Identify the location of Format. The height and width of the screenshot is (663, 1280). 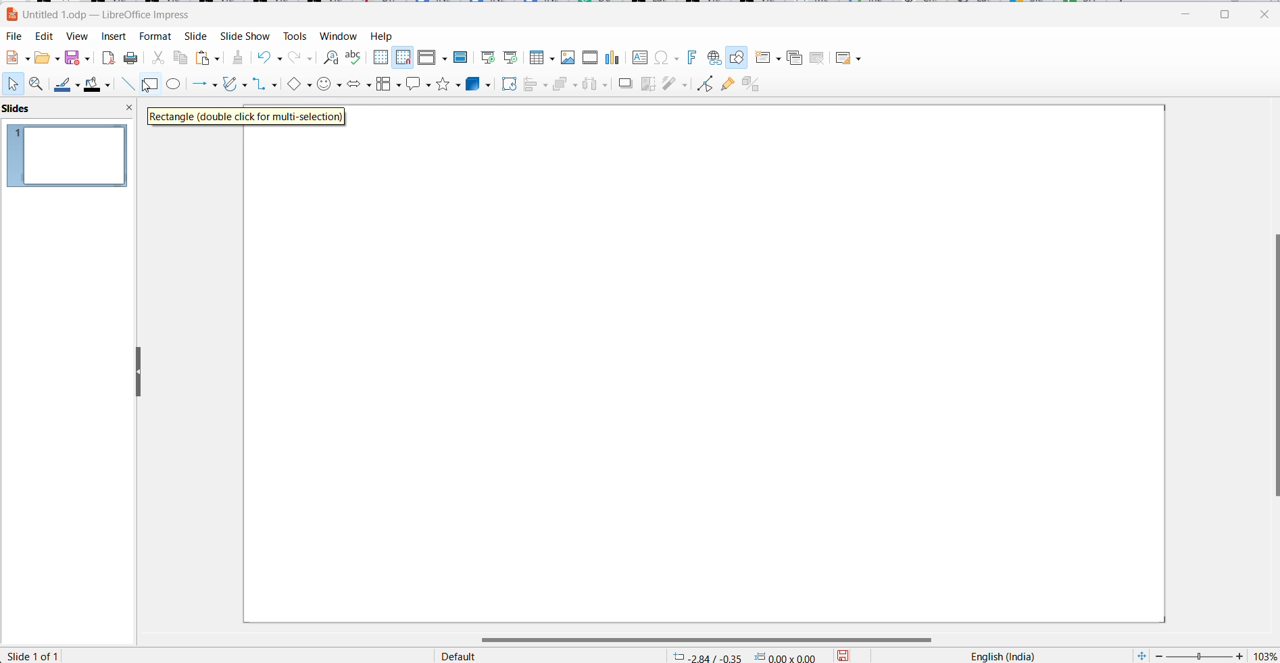
(155, 37).